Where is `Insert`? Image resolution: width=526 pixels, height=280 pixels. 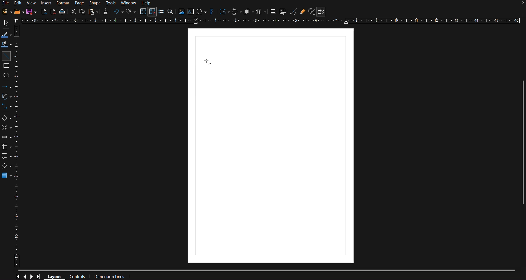 Insert is located at coordinates (46, 3).